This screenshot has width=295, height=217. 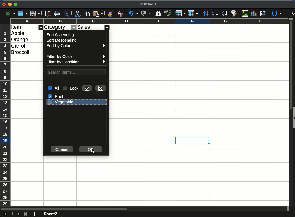 I want to click on image, so click(x=245, y=13).